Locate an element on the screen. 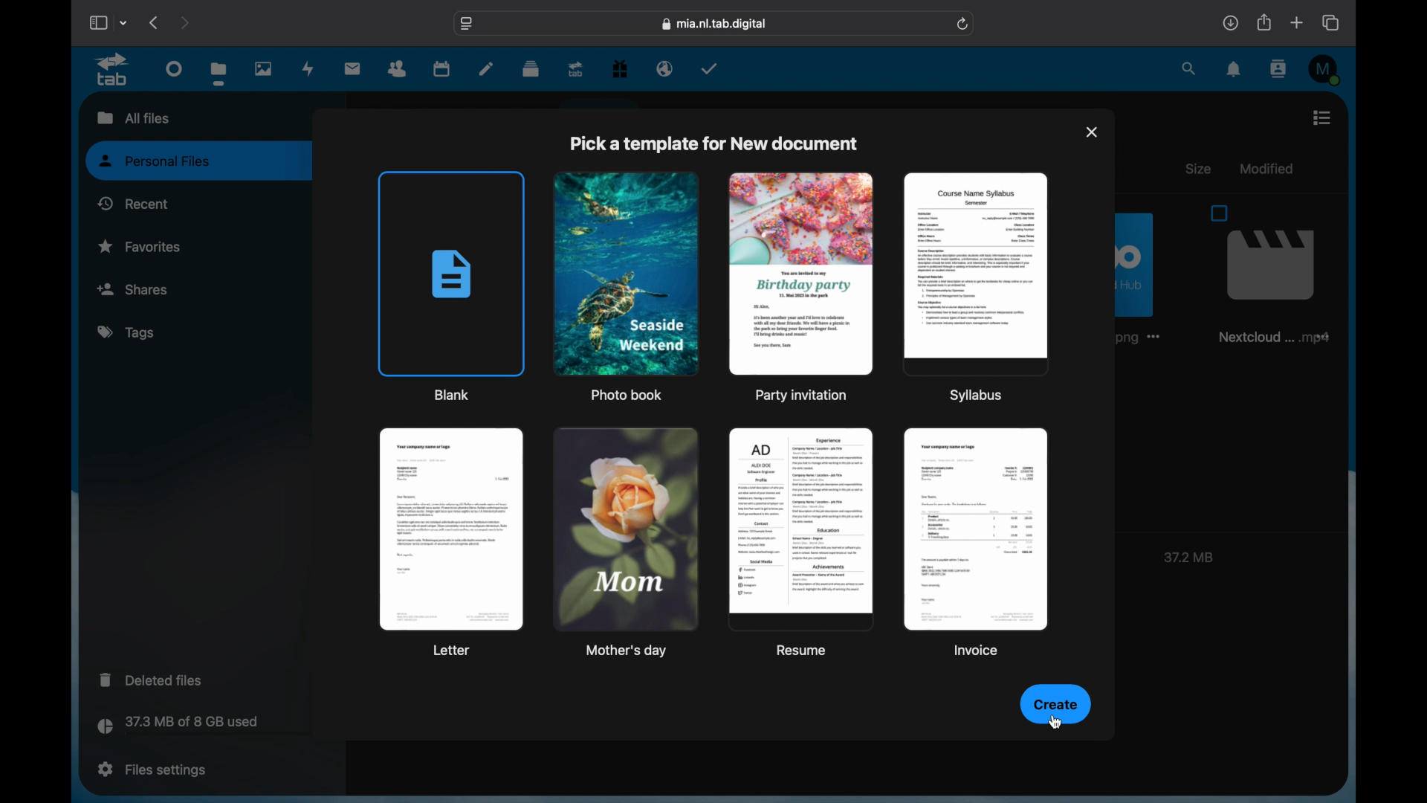  refresh is located at coordinates (964, 25).